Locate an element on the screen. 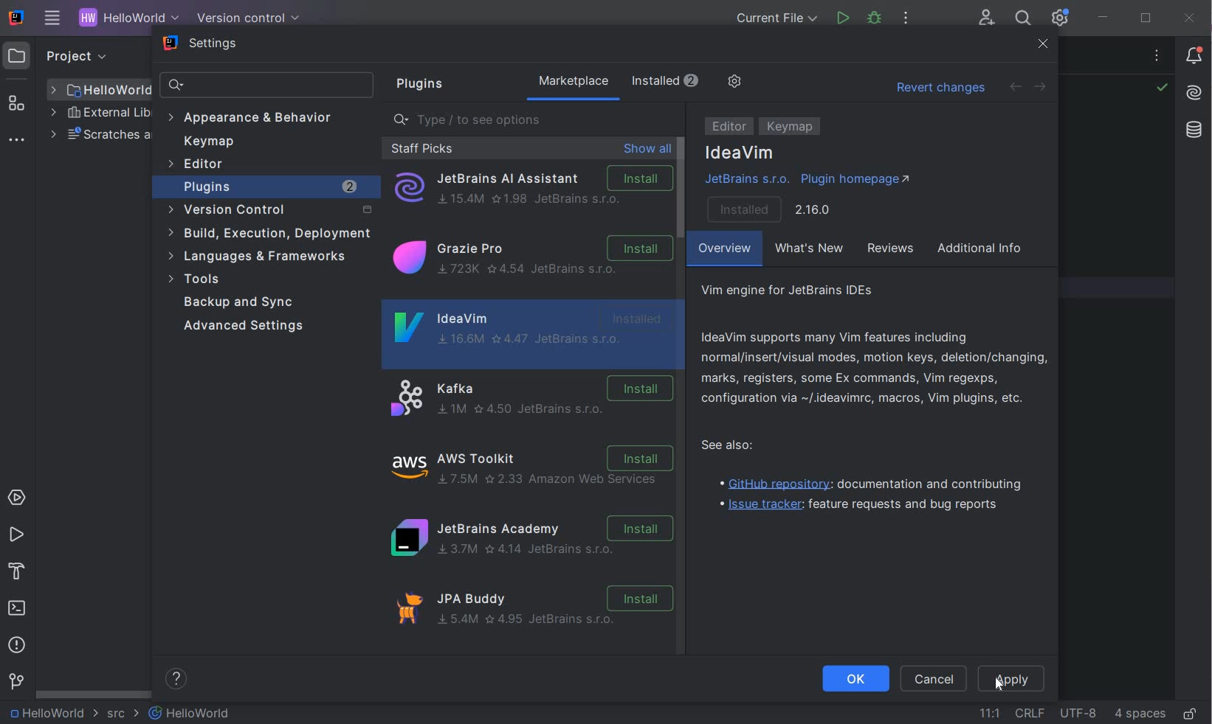 This screenshot has height=724, width=1212. additional info is located at coordinates (987, 248).